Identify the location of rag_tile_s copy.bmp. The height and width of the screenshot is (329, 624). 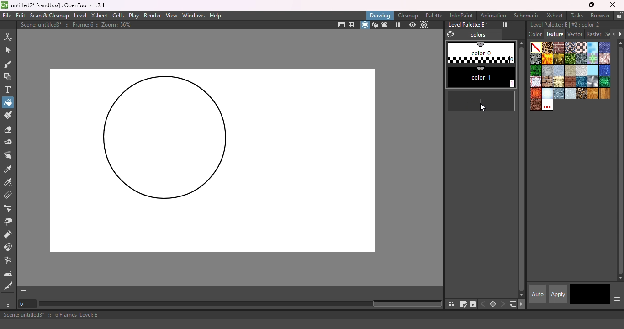
(535, 82).